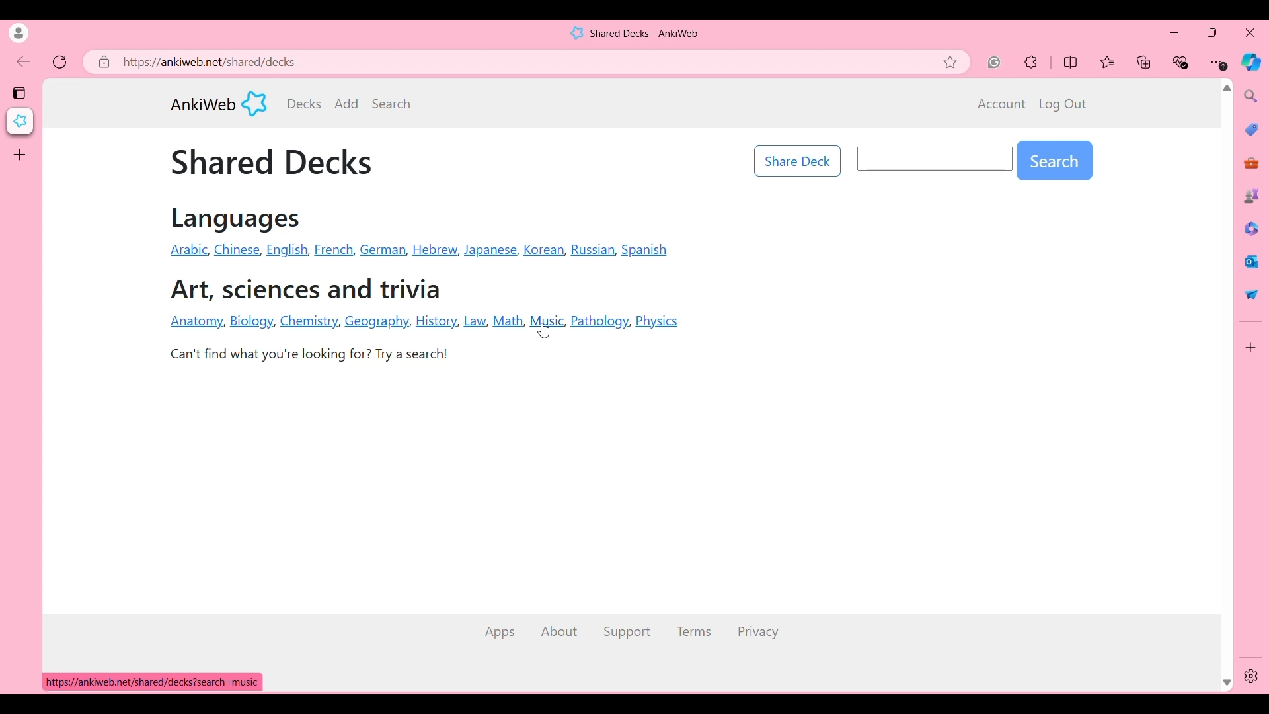  What do you see at coordinates (1212, 32) in the screenshot?
I see `Show browser in a smaller tab` at bounding box center [1212, 32].